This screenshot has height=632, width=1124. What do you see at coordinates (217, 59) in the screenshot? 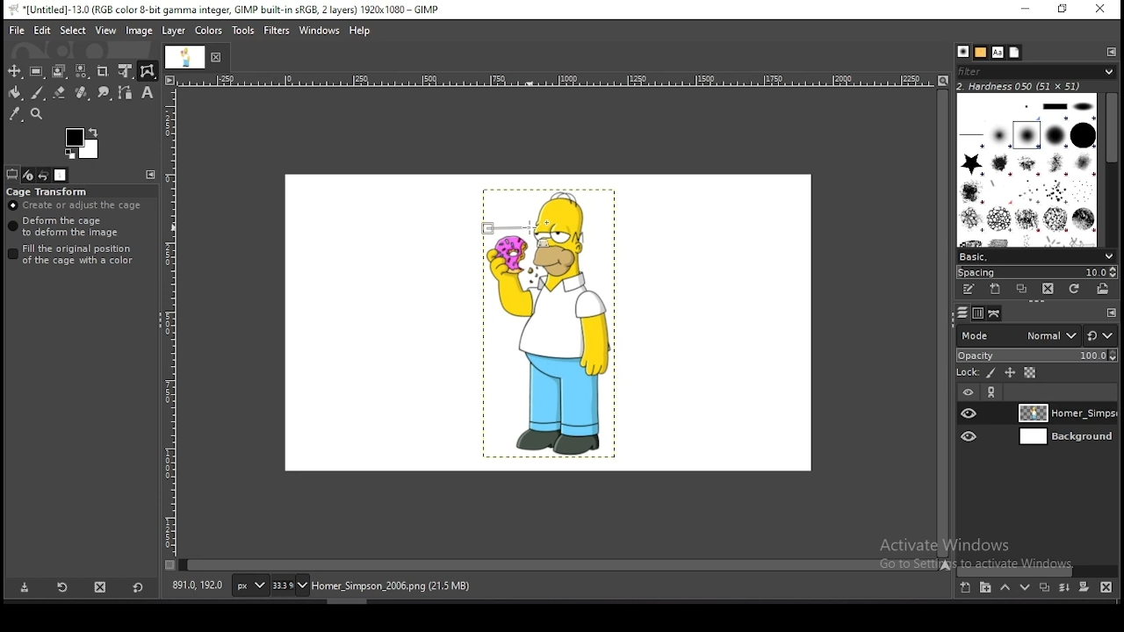
I see `close` at bounding box center [217, 59].